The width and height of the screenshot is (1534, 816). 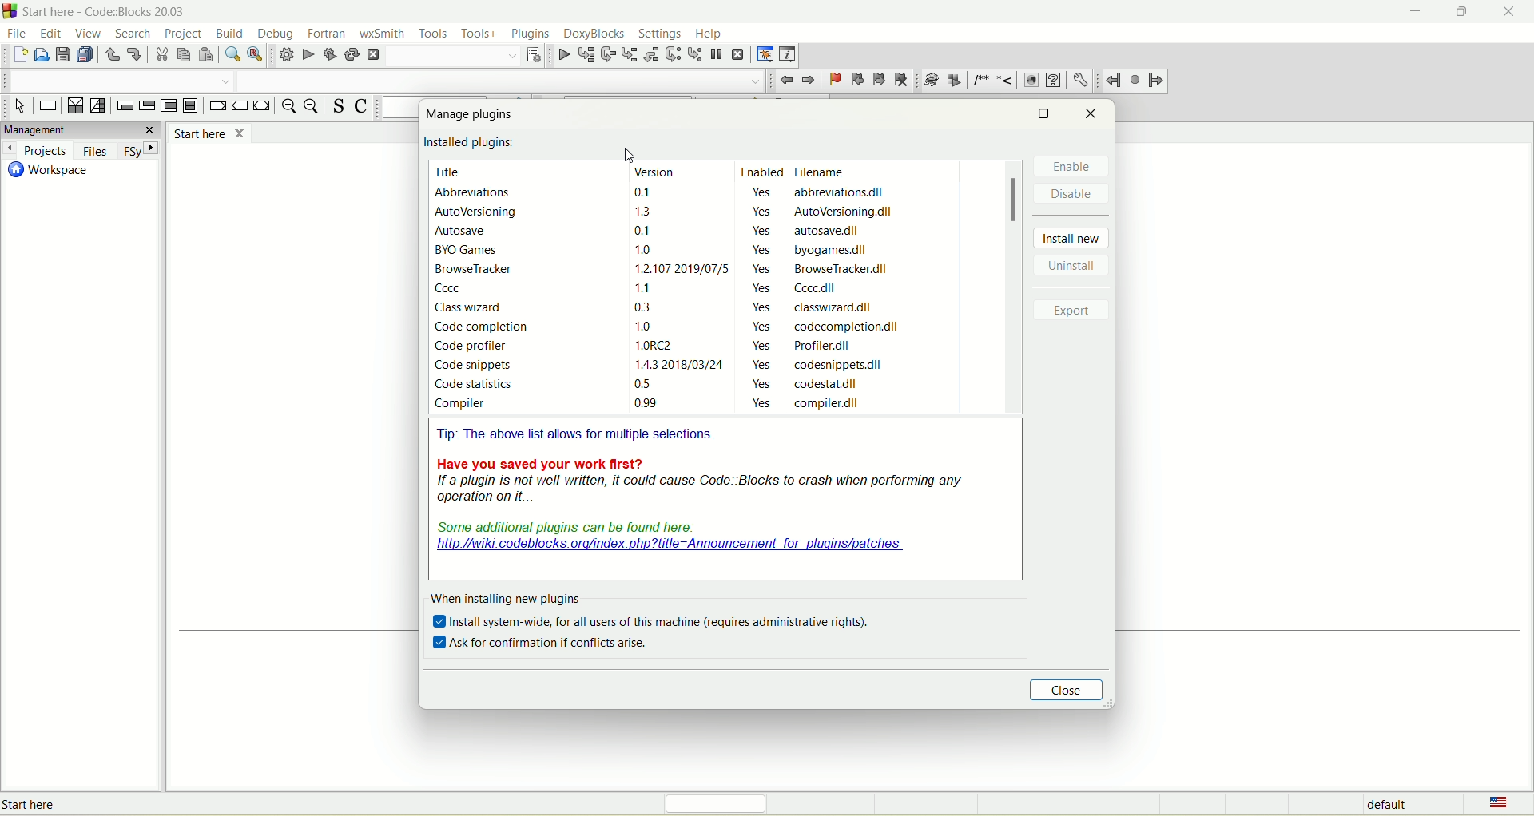 I want to click on default, so click(x=1386, y=804).